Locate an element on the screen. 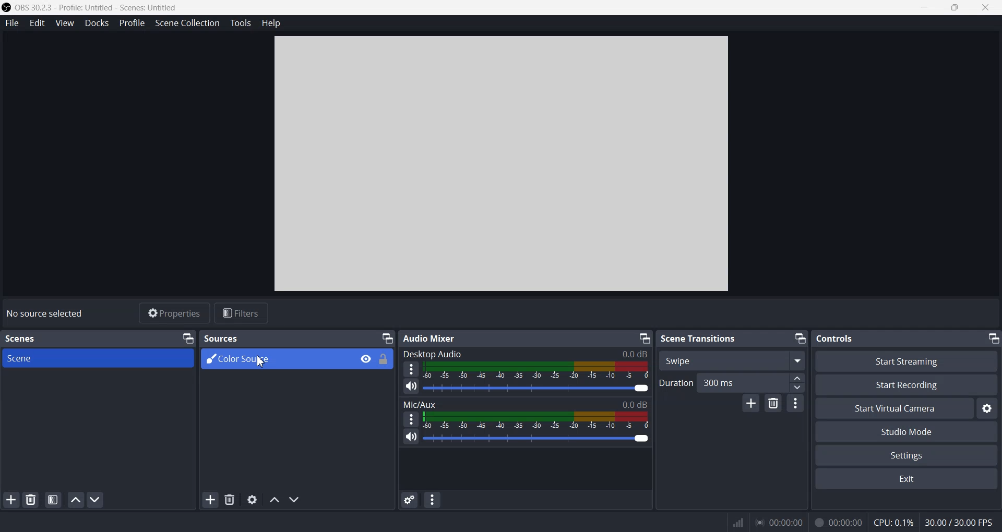 This screenshot has height=532, width=1002. Scene Transitions is located at coordinates (699, 338).